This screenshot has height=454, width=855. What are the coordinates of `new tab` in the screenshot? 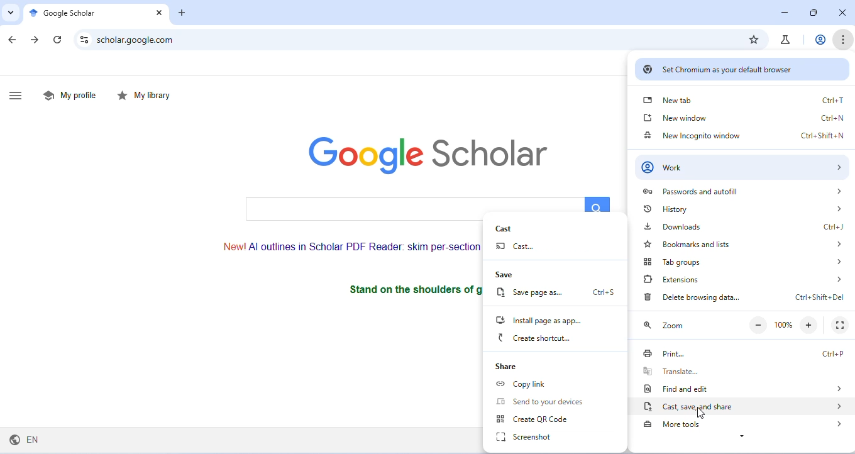 It's located at (745, 99).